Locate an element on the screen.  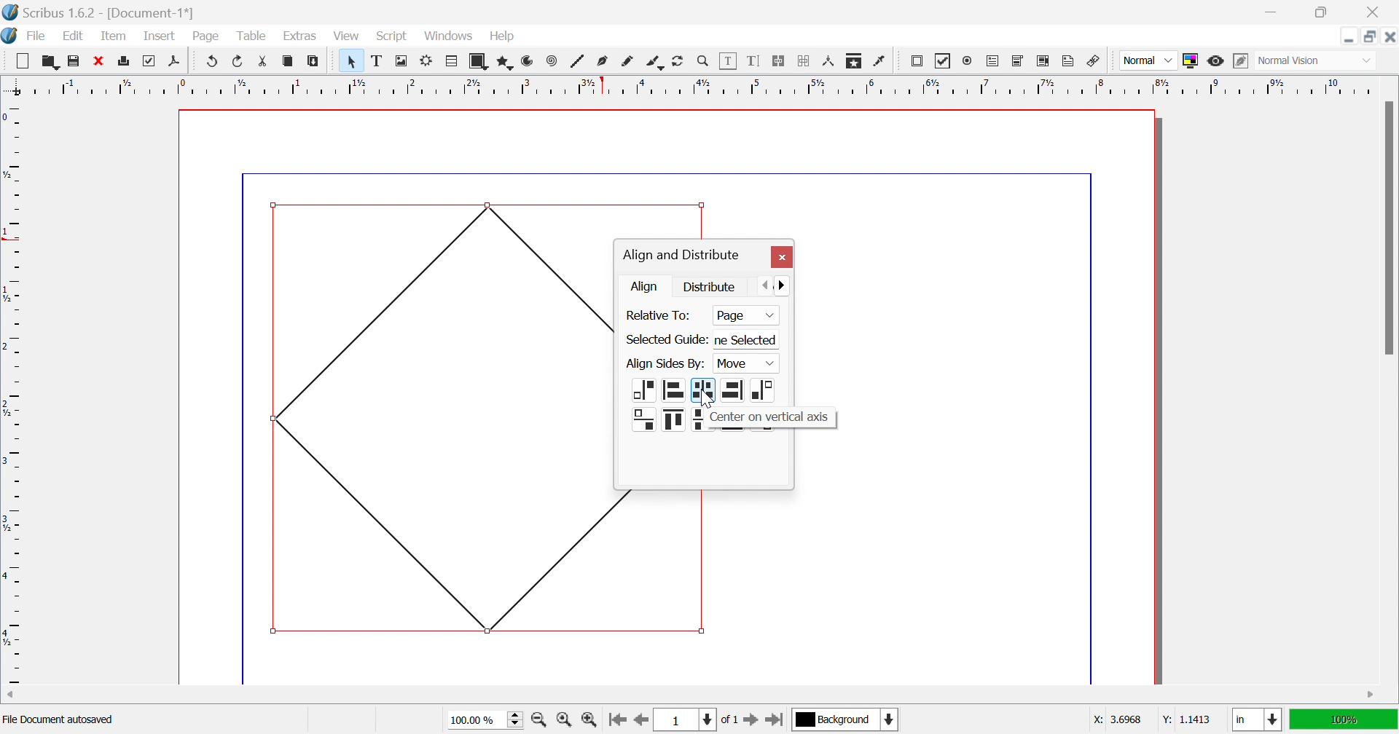
Page is located at coordinates (733, 365).